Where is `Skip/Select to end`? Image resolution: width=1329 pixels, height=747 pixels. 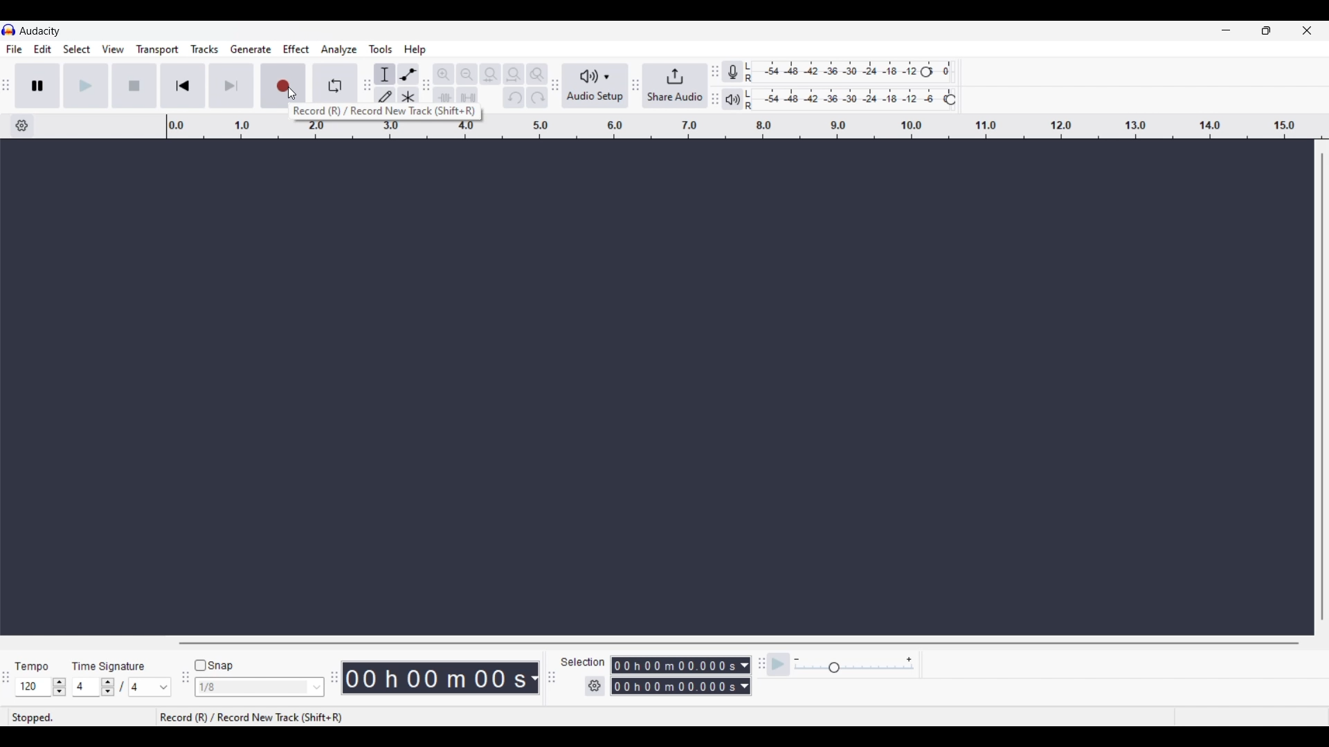 Skip/Select to end is located at coordinates (227, 86).